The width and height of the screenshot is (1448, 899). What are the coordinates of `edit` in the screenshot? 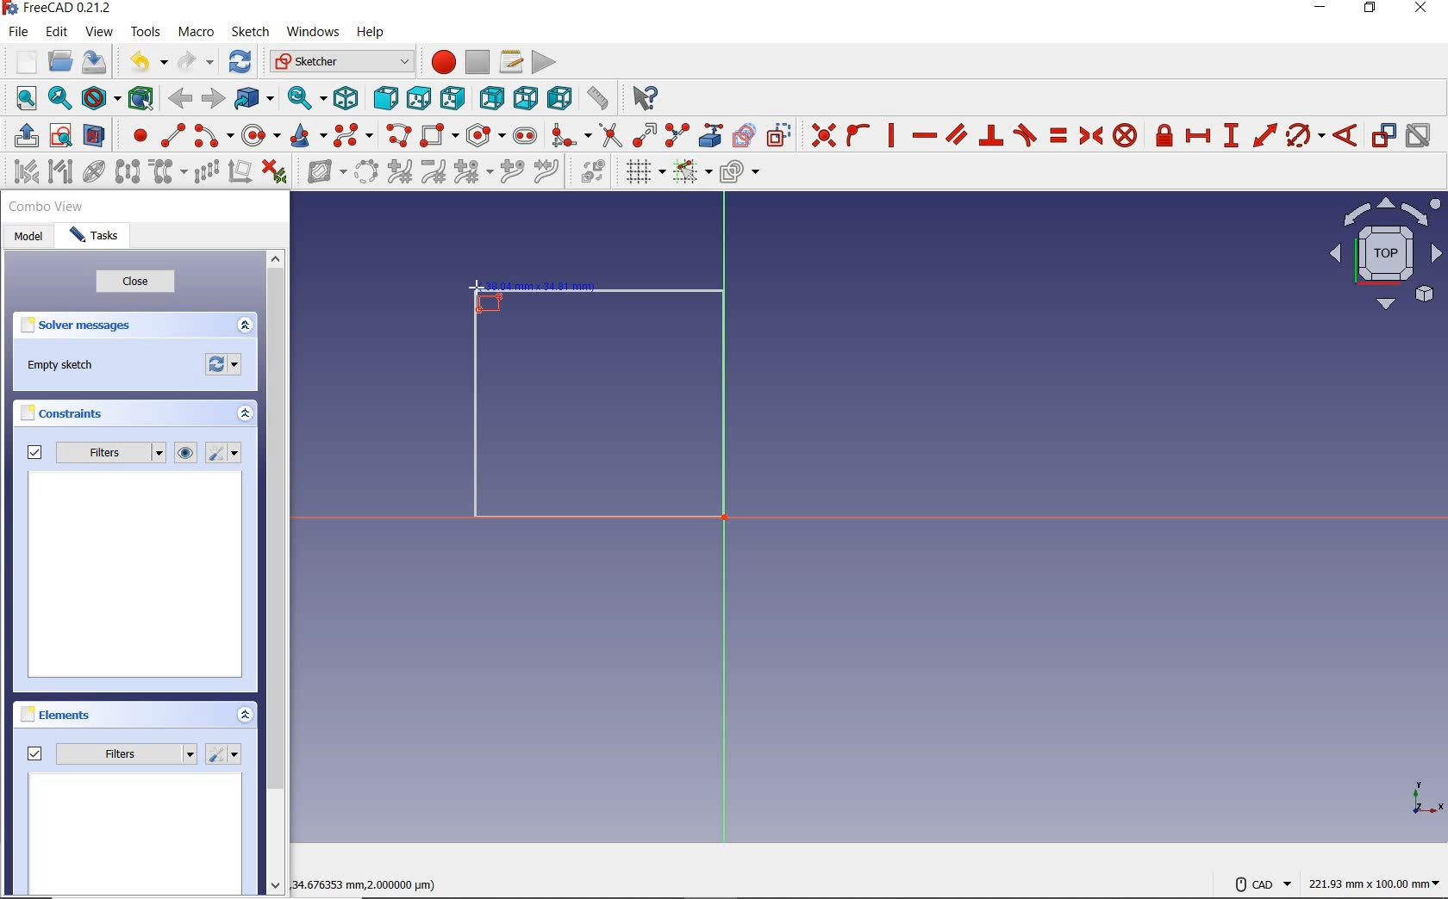 It's located at (57, 34).